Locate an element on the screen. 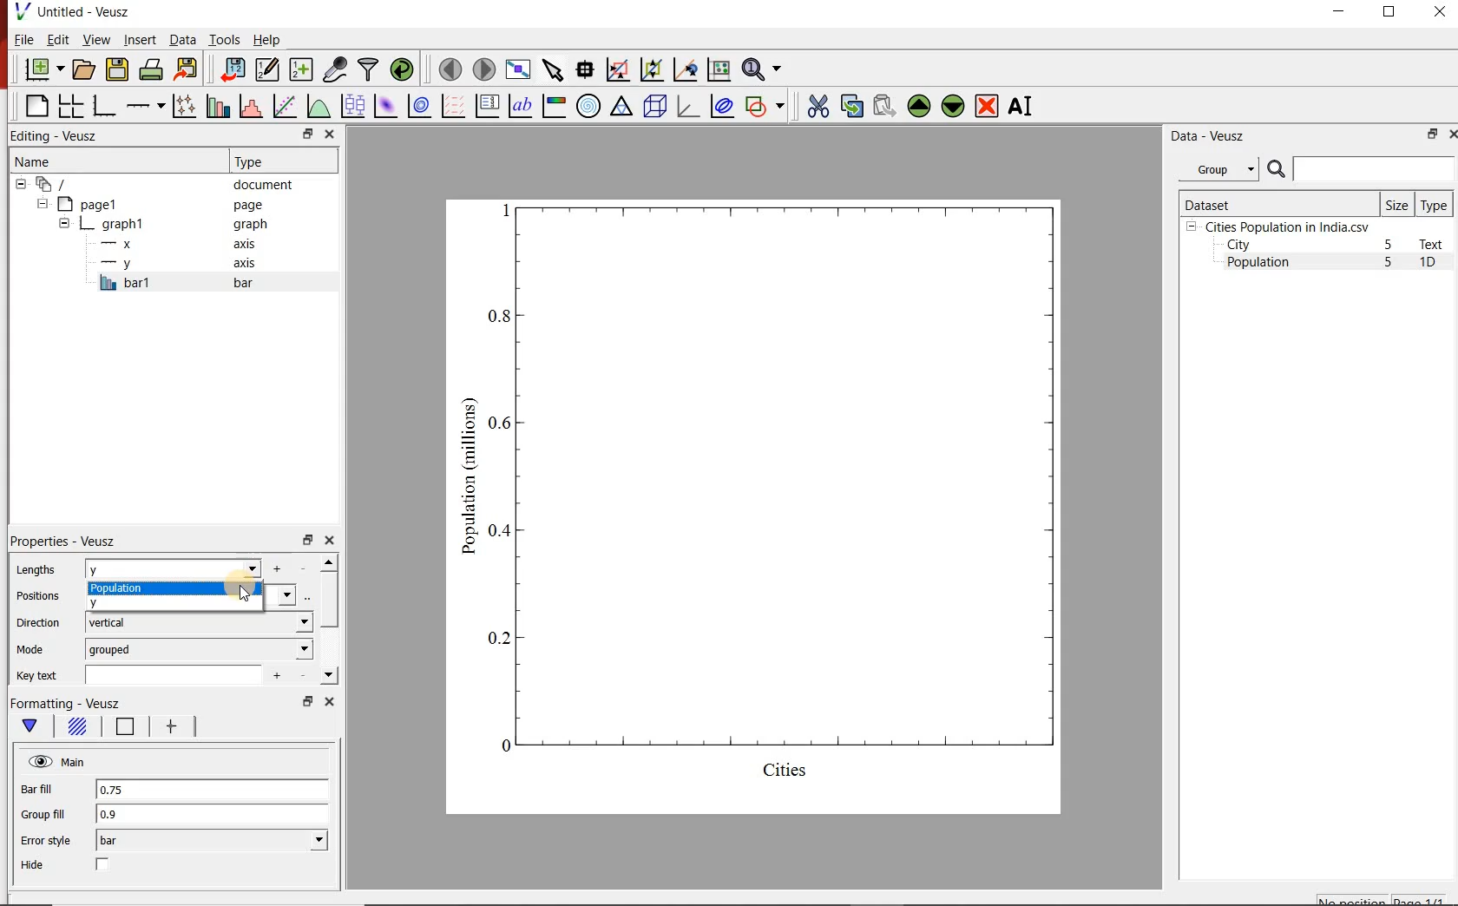 The height and width of the screenshot is (906, 1458). arrange graphs in a grid is located at coordinates (70, 106).